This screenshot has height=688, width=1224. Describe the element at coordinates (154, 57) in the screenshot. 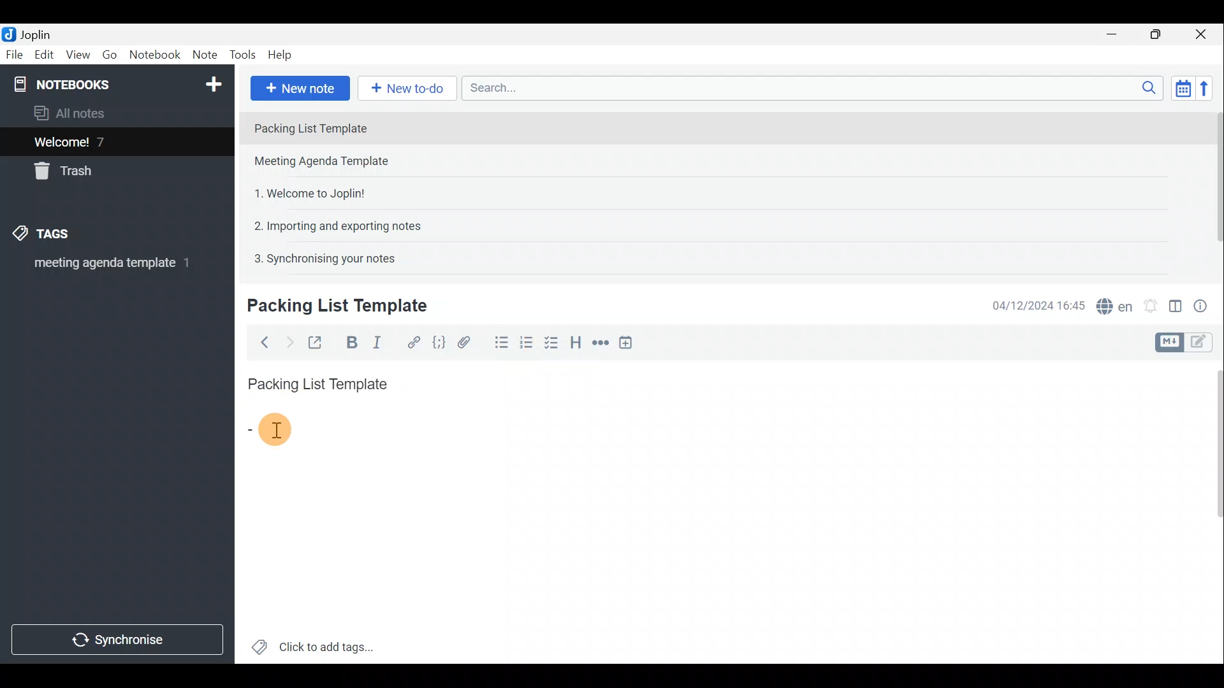

I see `Notebook` at that location.